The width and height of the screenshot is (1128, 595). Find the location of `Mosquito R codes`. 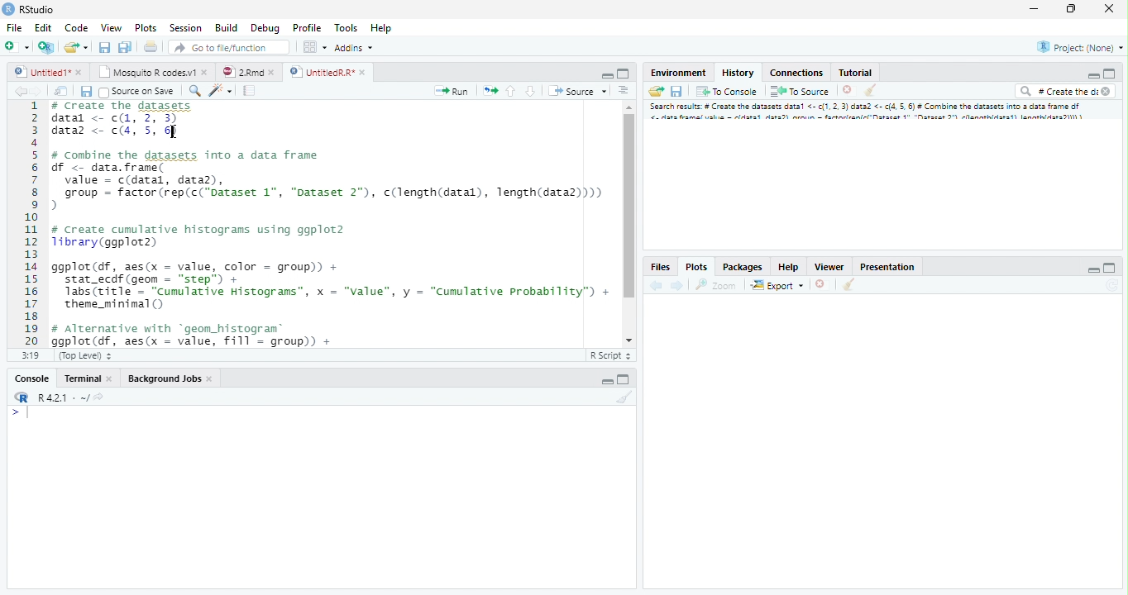

Mosquito R codes is located at coordinates (155, 72).